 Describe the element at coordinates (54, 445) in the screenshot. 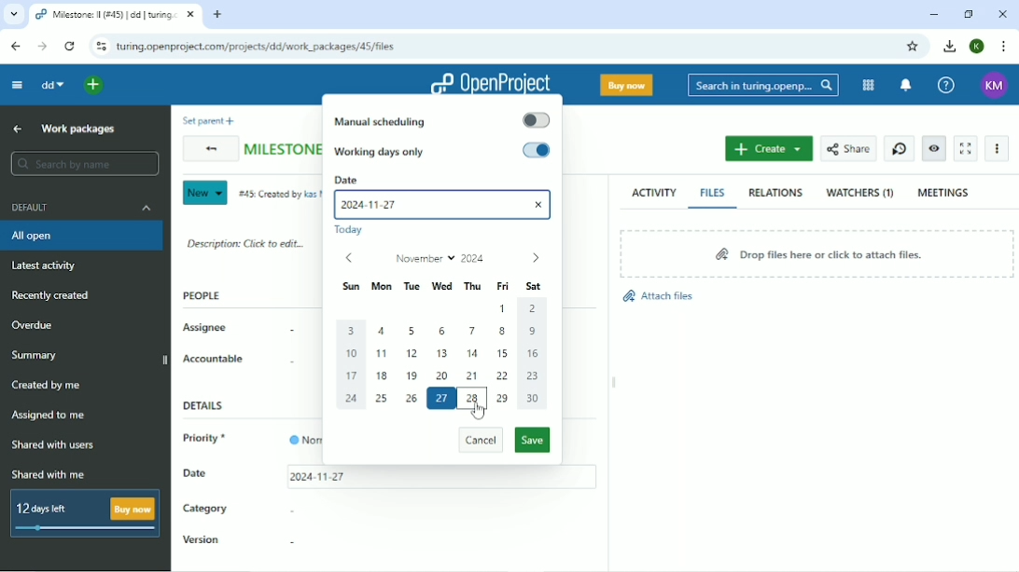

I see `Shared with users` at that location.